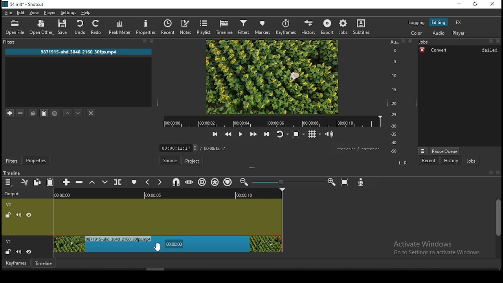 The height and width of the screenshot is (283, 503). What do you see at coordinates (105, 181) in the screenshot?
I see `overwrite` at bounding box center [105, 181].